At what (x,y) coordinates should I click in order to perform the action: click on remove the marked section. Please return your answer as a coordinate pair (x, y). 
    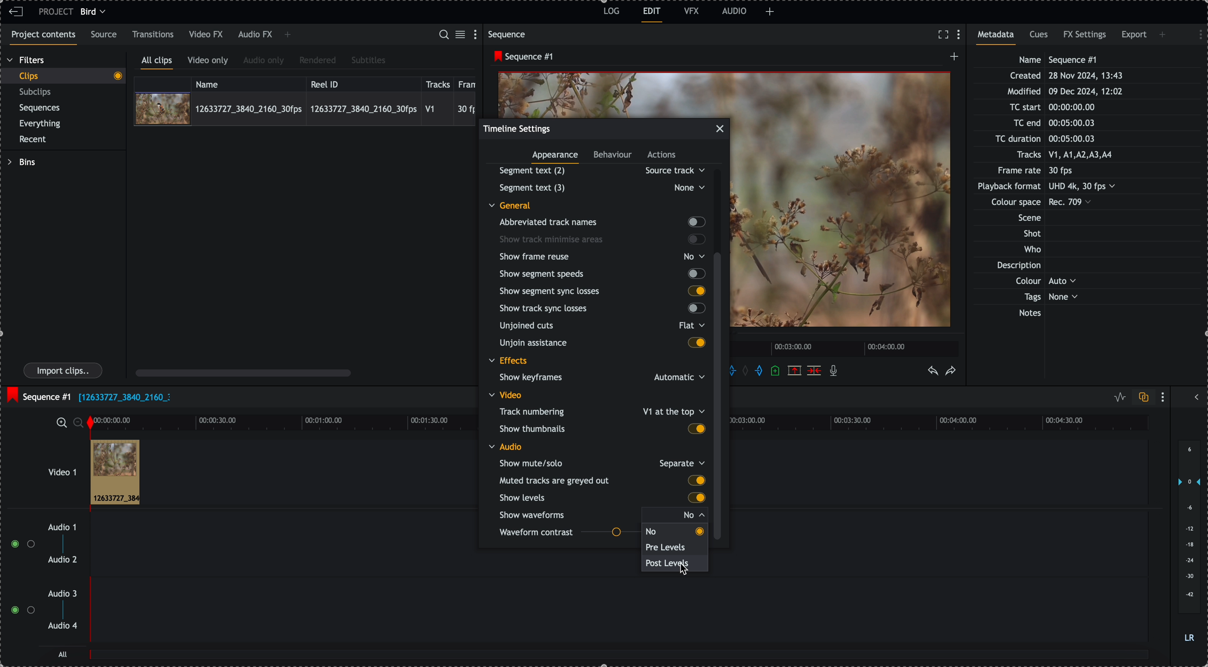
    Looking at the image, I should click on (794, 370).